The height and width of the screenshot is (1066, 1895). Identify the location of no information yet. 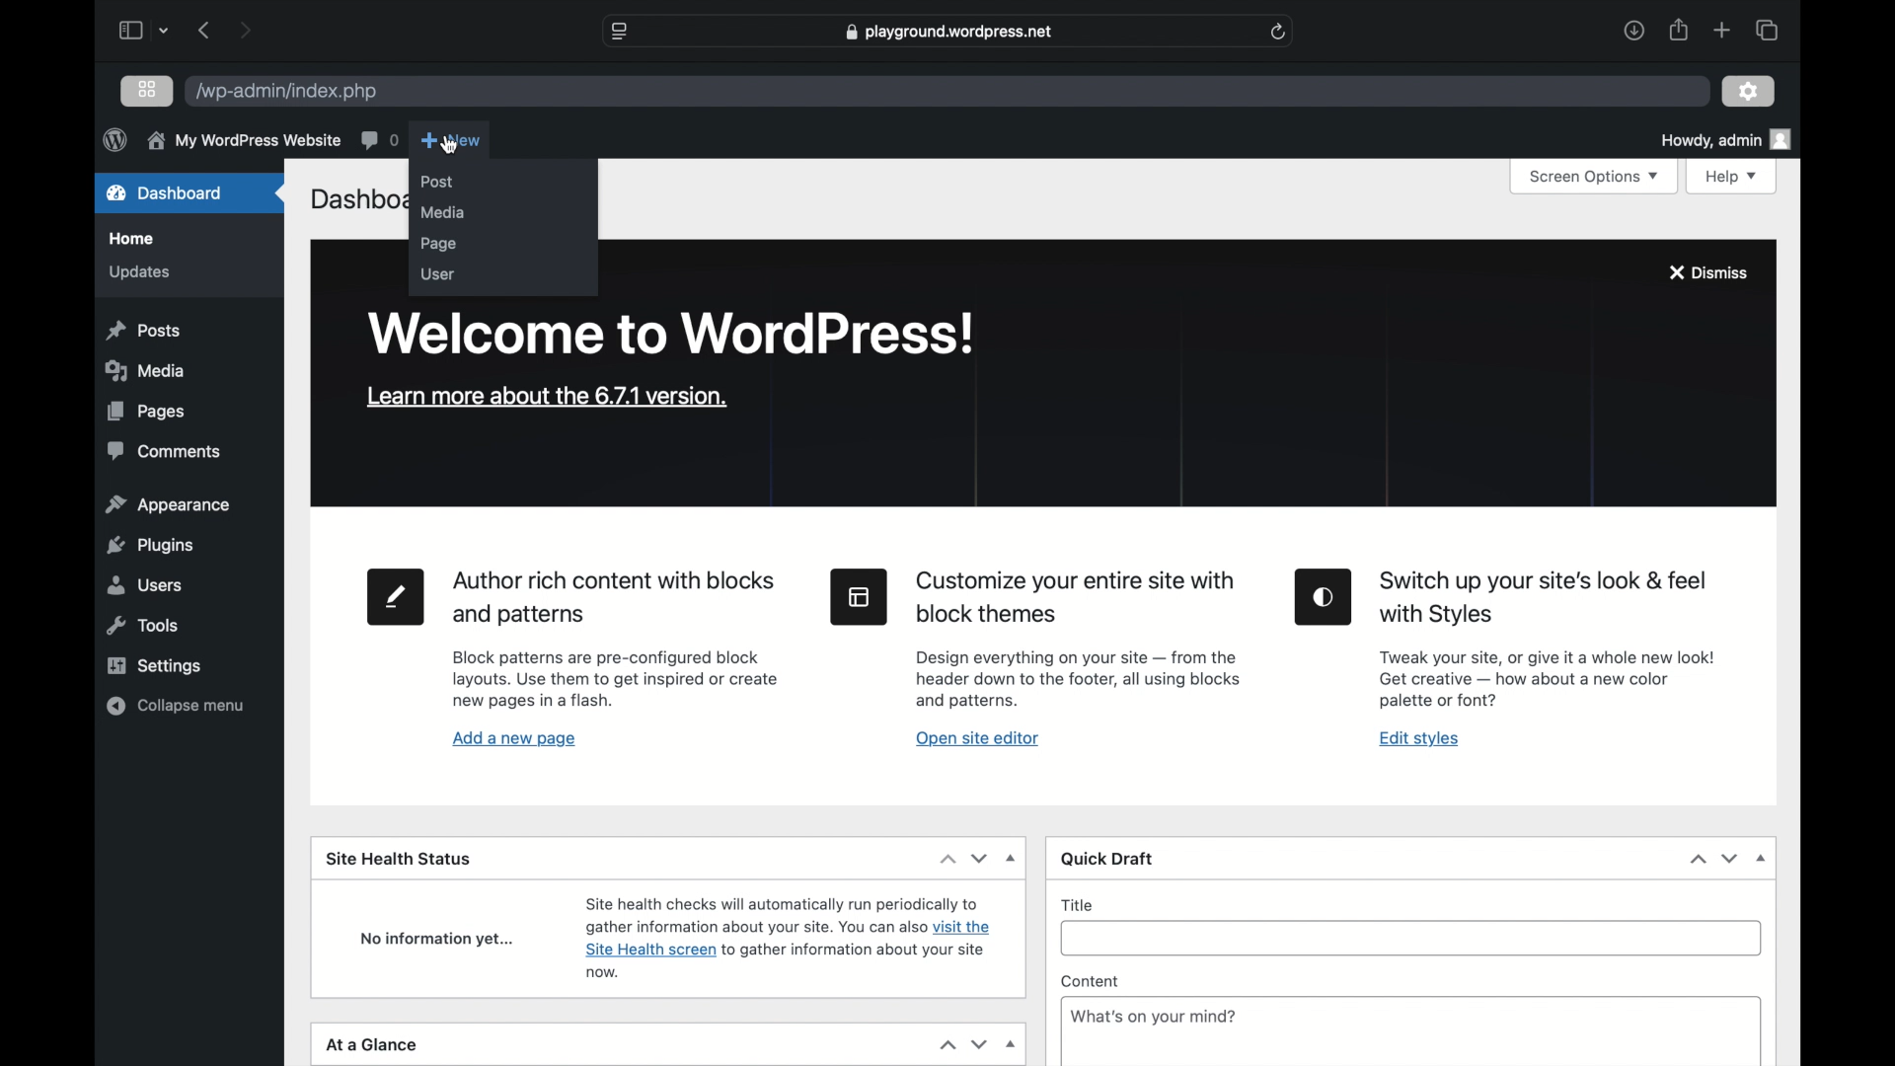
(437, 939).